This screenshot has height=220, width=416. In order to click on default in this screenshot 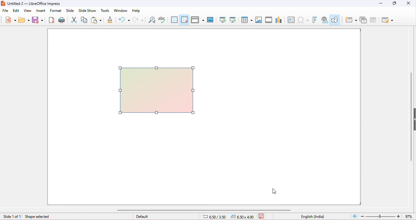, I will do `click(143, 216)`.